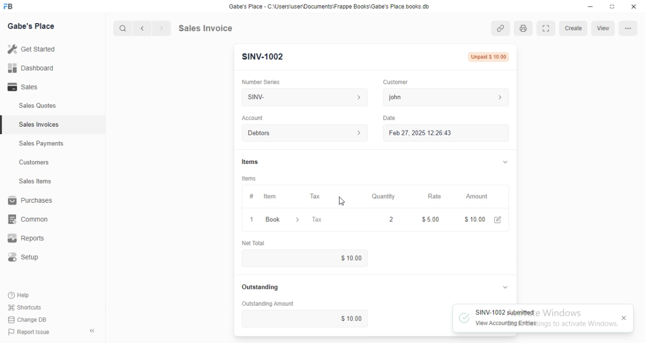 The height and width of the screenshot is (343, 645). Describe the element at coordinates (501, 29) in the screenshot. I see `Attachment` at that location.